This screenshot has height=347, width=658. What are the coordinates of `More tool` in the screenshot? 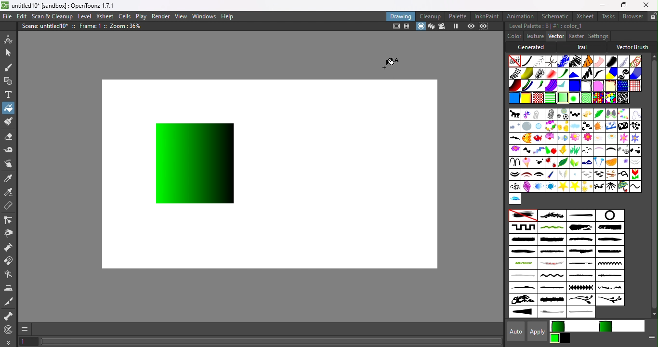 It's located at (9, 342).